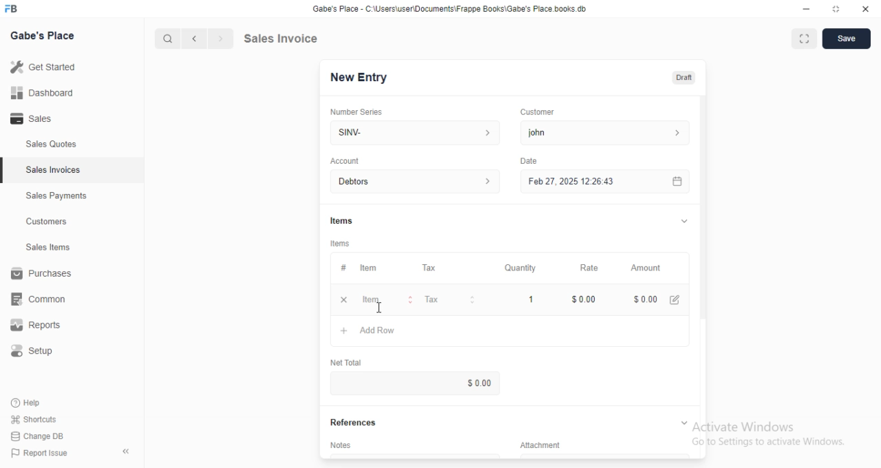  Describe the element at coordinates (125, 449) in the screenshot. I see `collapse` at that location.